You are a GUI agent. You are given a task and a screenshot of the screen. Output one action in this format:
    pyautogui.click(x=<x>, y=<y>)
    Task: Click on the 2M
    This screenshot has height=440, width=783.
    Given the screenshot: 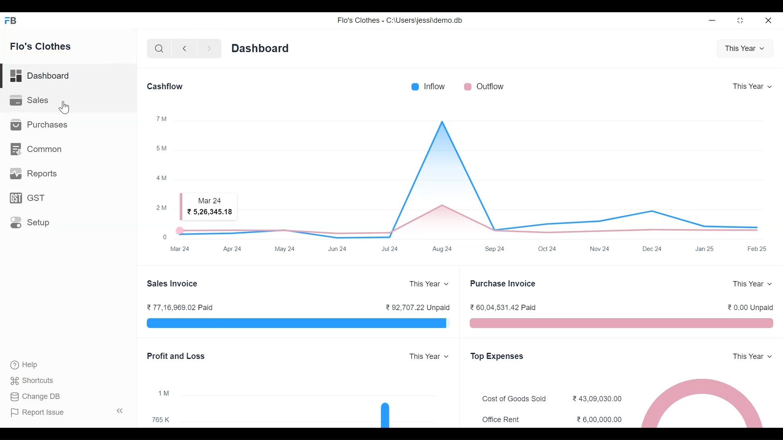 What is the action you would take?
    pyautogui.click(x=163, y=207)
    